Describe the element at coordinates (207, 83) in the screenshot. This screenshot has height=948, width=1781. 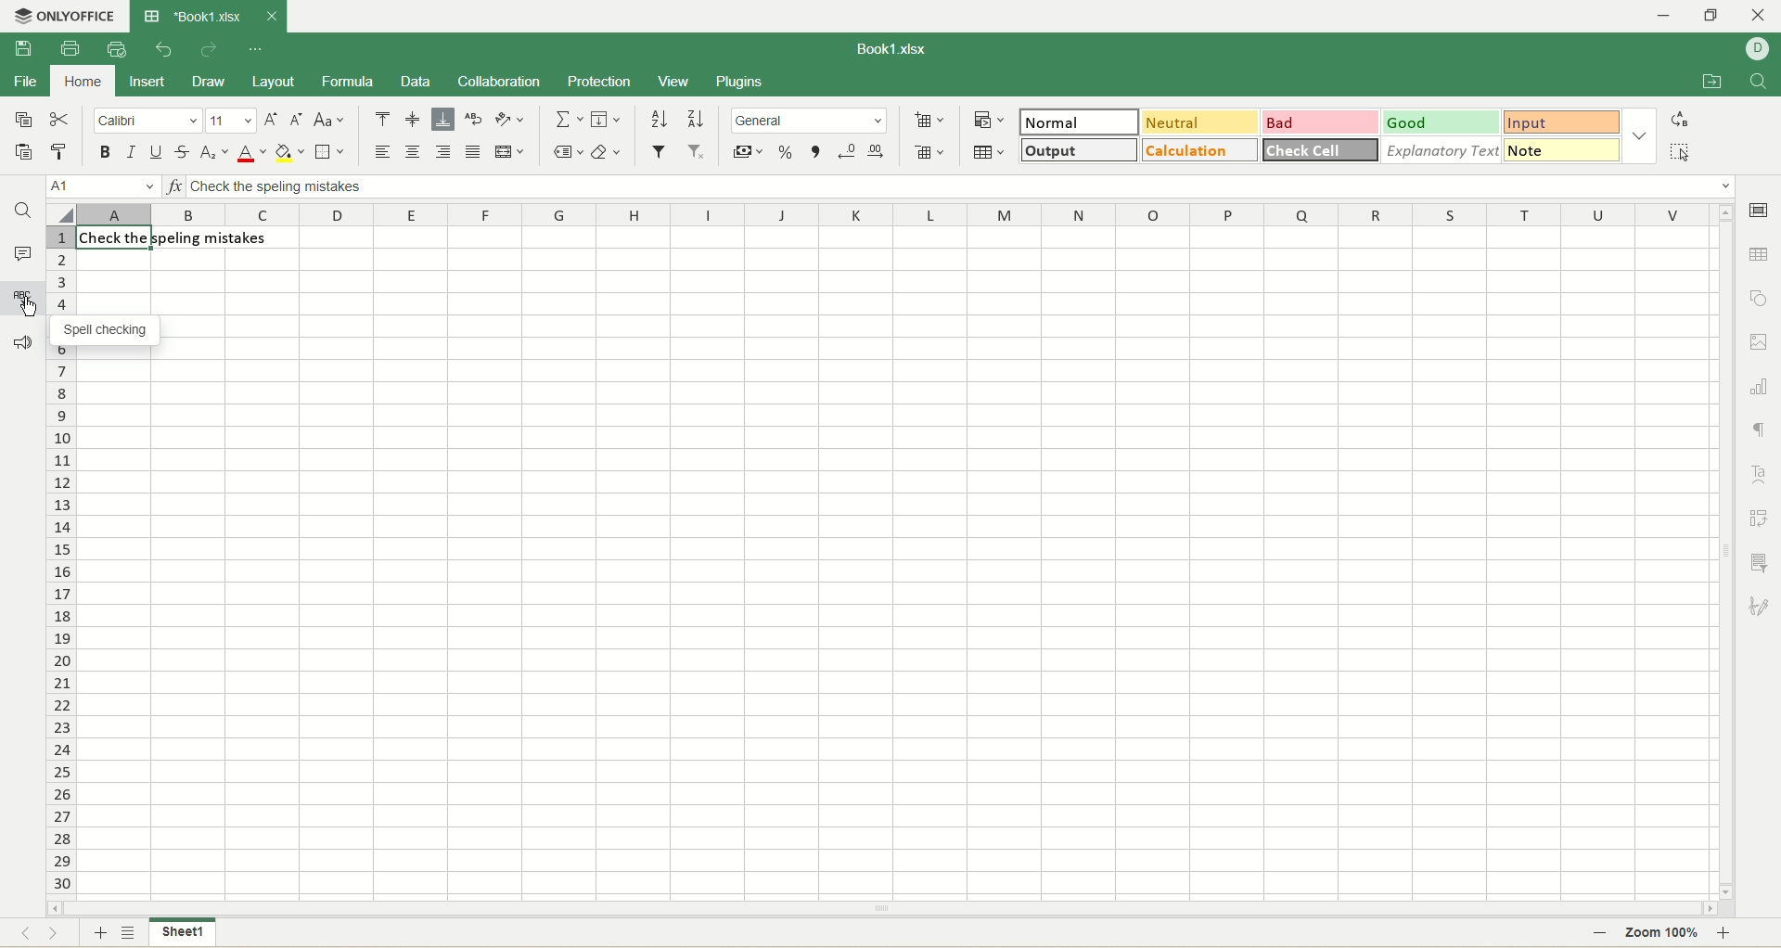
I see `draw` at that location.